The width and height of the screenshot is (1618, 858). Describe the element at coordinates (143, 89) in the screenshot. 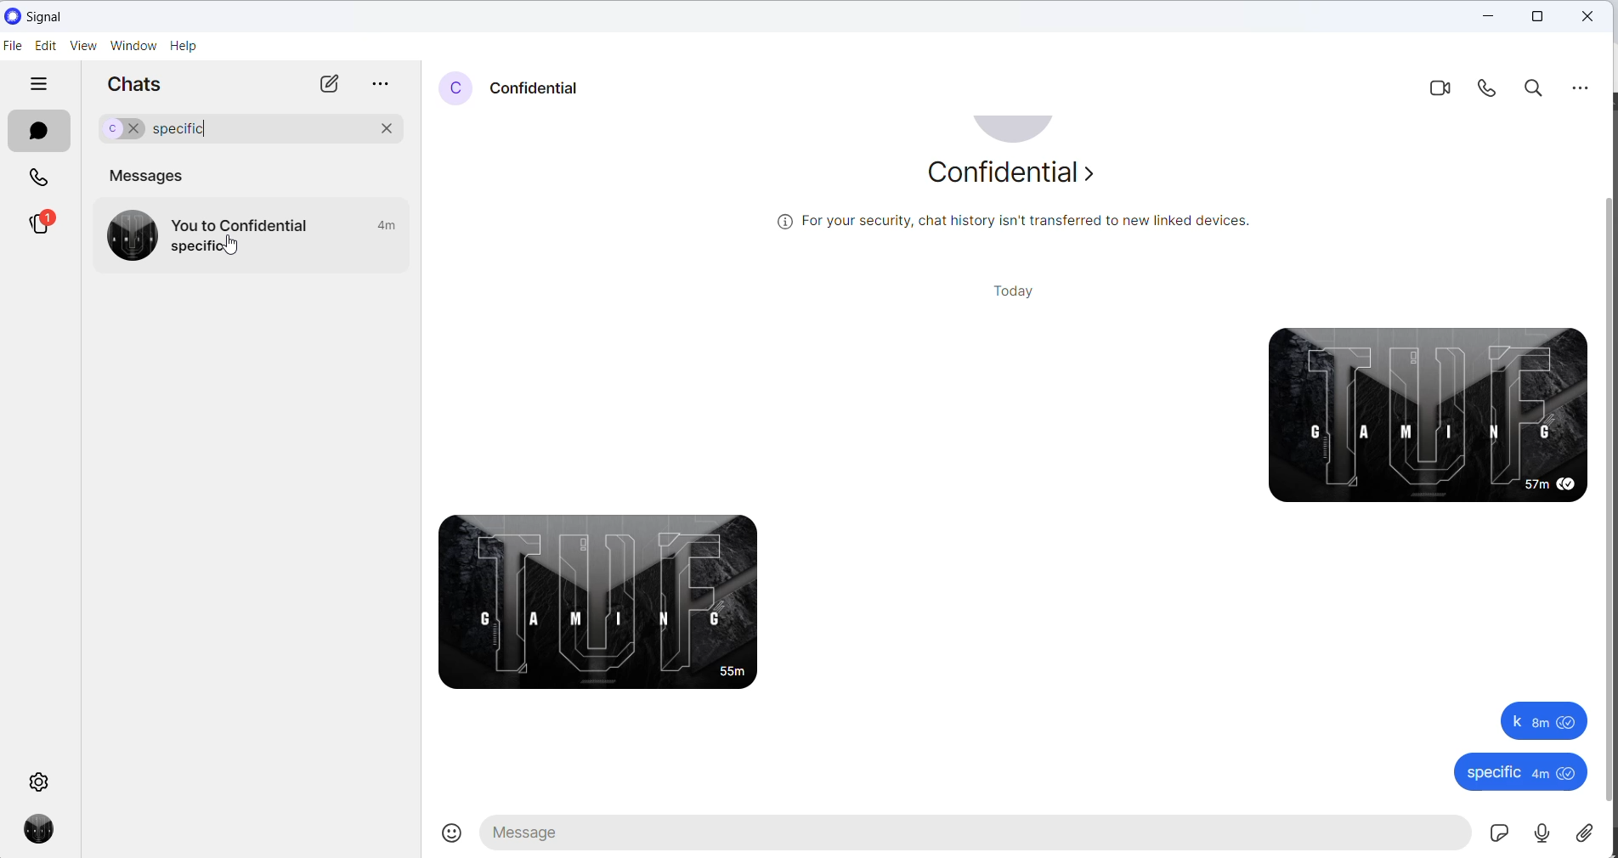

I see `chats heading` at that location.